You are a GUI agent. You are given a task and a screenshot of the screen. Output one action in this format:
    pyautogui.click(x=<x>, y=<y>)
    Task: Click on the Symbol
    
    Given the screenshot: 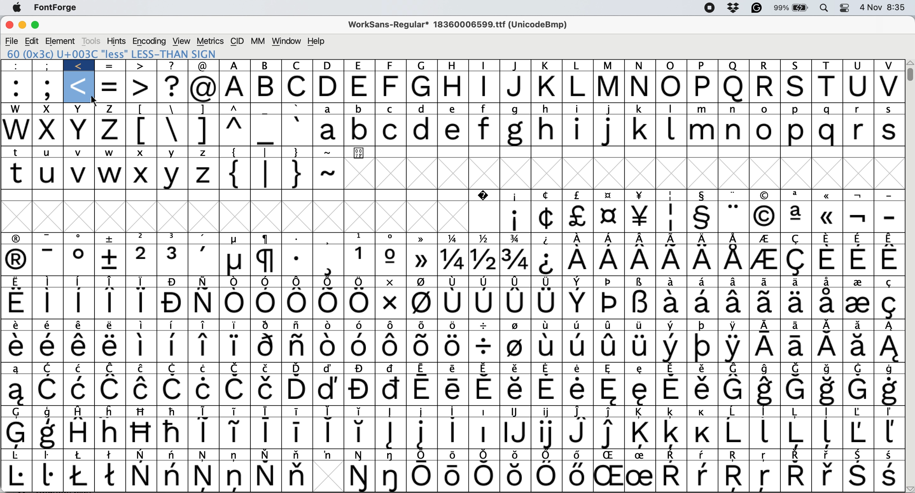 What is the action you would take?
    pyautogui.click(x=609, y=412)
    